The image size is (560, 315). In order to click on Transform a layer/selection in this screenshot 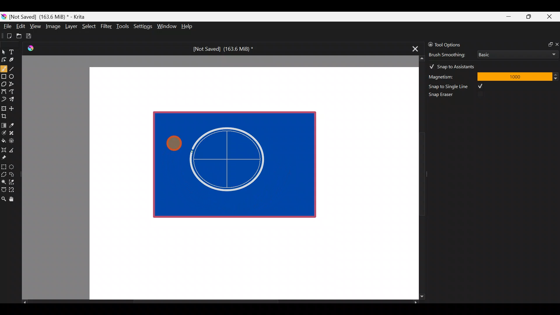, I will do `click(3, 107)`.